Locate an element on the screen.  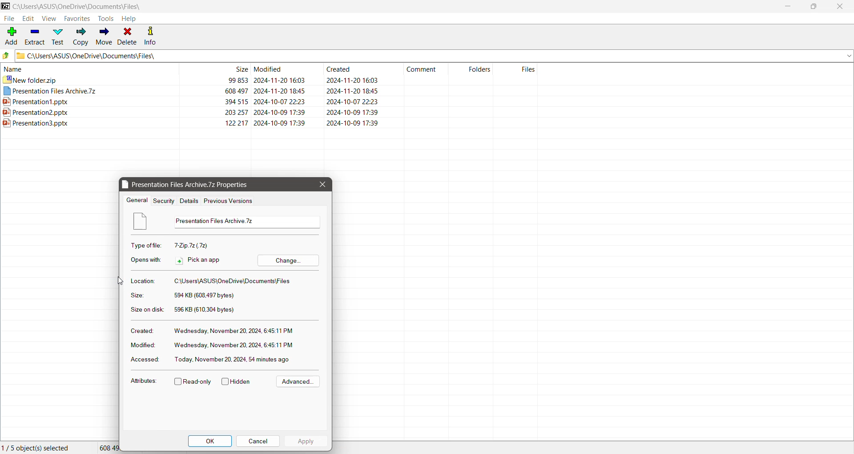
Archive File Accessed Date is located at coordinates (238, 360).